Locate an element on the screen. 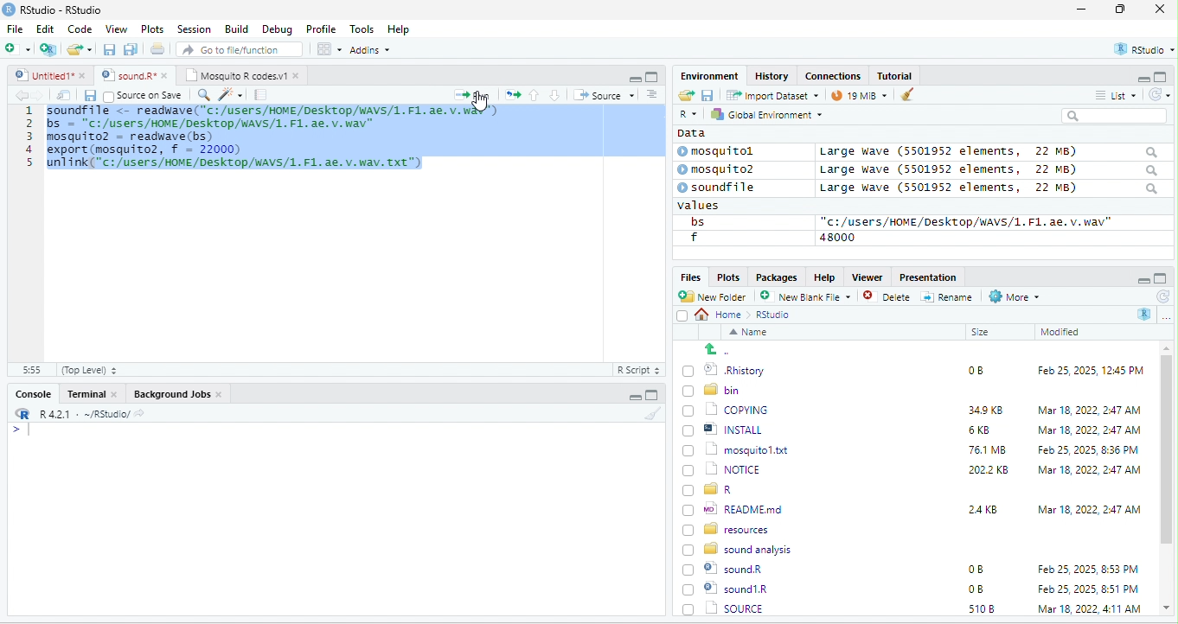 The image size is (1178, 624). Uninstall.exe is located at coordinates (734, 608).